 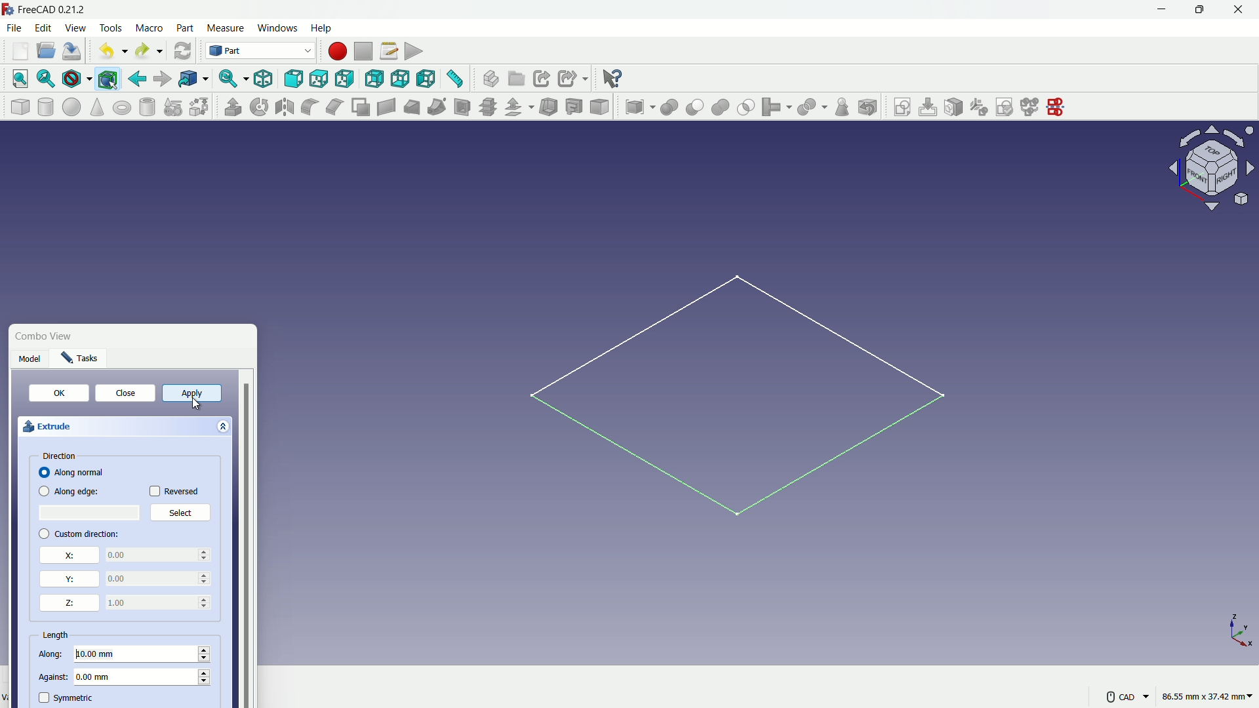 I want to click on projection, so click(x=574, y=107).